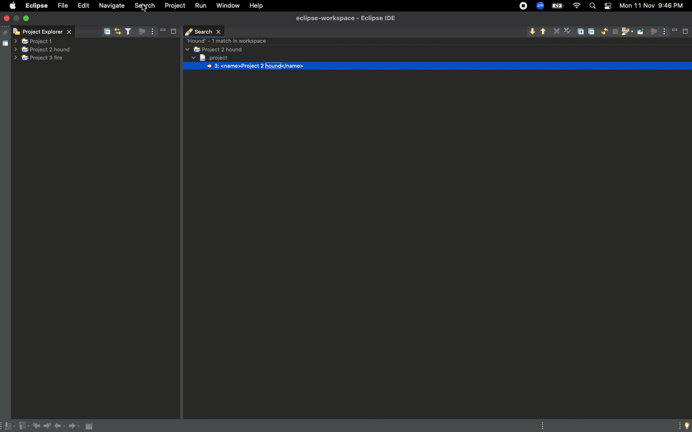 The height and width of the screenshot is (432, 692). I want to click on maximise, so click(685, 32).